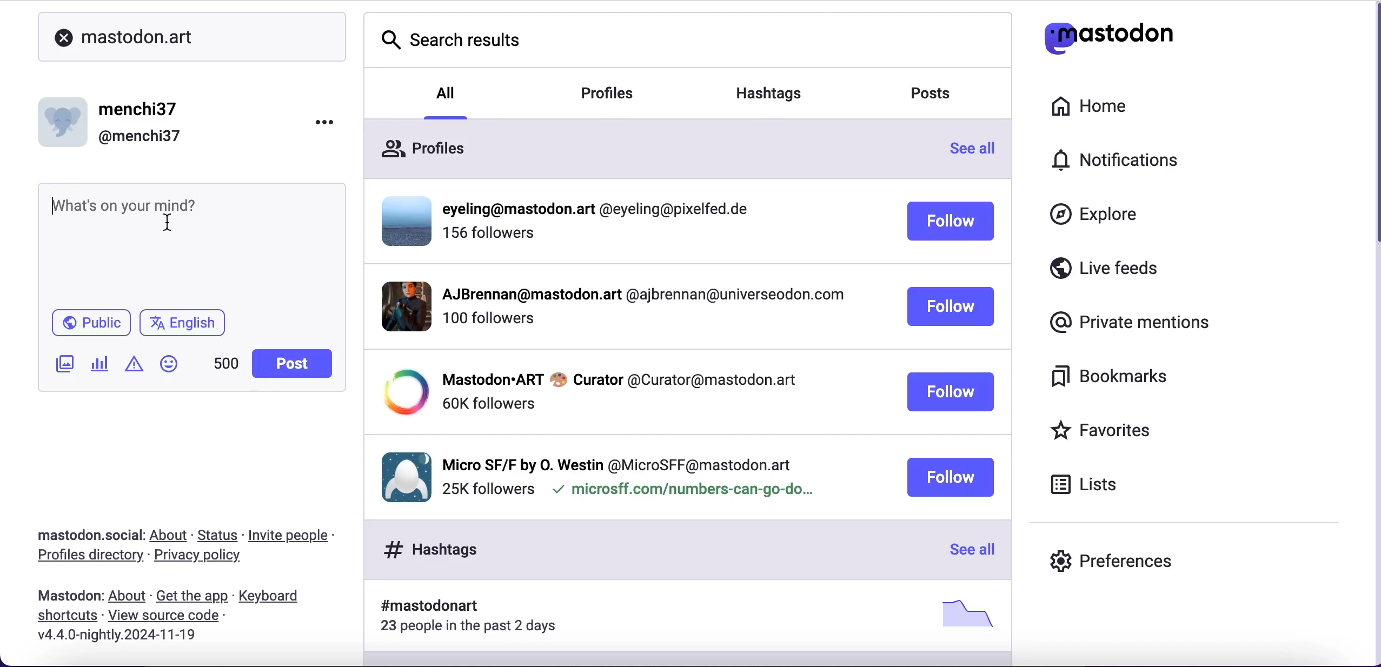 The image size is (1381, 667). Describe the element at coordinates (91, 324) in the screenshot. I see `public` at that location.